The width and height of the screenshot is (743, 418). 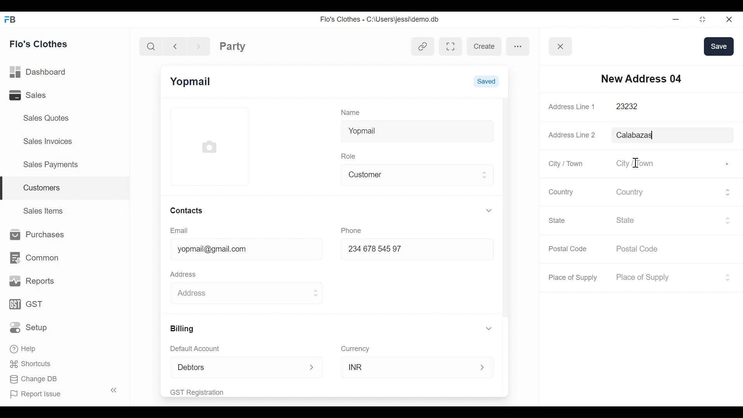 What do you see at coordinates (237, 291) in the screenshot?
I see `Address` at bounding box center [237, 291].